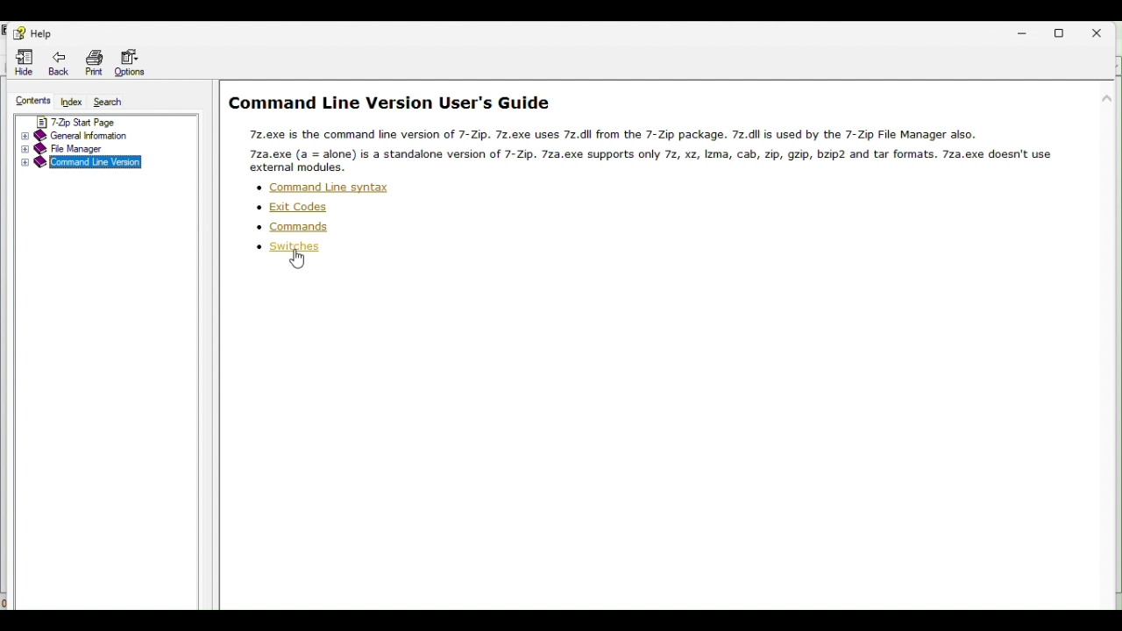 The width and height of the screenshot is (1122, 631). I want to click on 7-Zip File Manager. The 7-Zip File Manager is a program for manipulating files and folders. The 7-Zip File Manager can work with two panels. You can switch between panels by pressing the Tab button. Most of the operations can be executed using keyboard shortcuts or by right-clicking on items and selecting the appropriate command from menu., so click(678, 148).